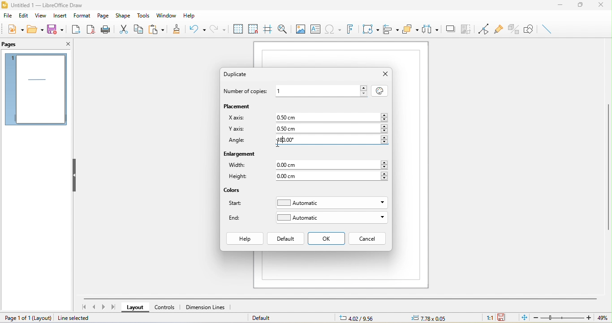 The height and width of the screenshot is (323, 612). Describe the element at coordinates (603, 6) in the screenshot. I see `close` at that location.